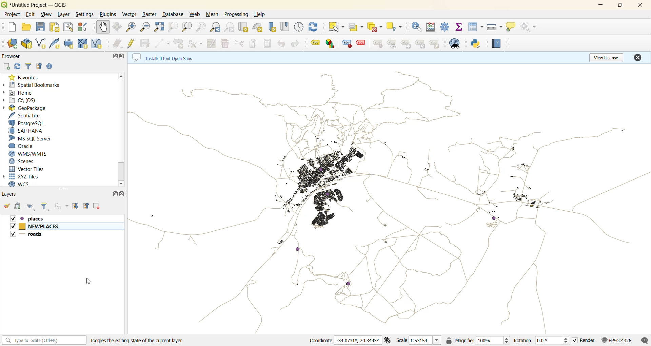 The image size is (651, 346). I want to click on project, so click(11, 14).